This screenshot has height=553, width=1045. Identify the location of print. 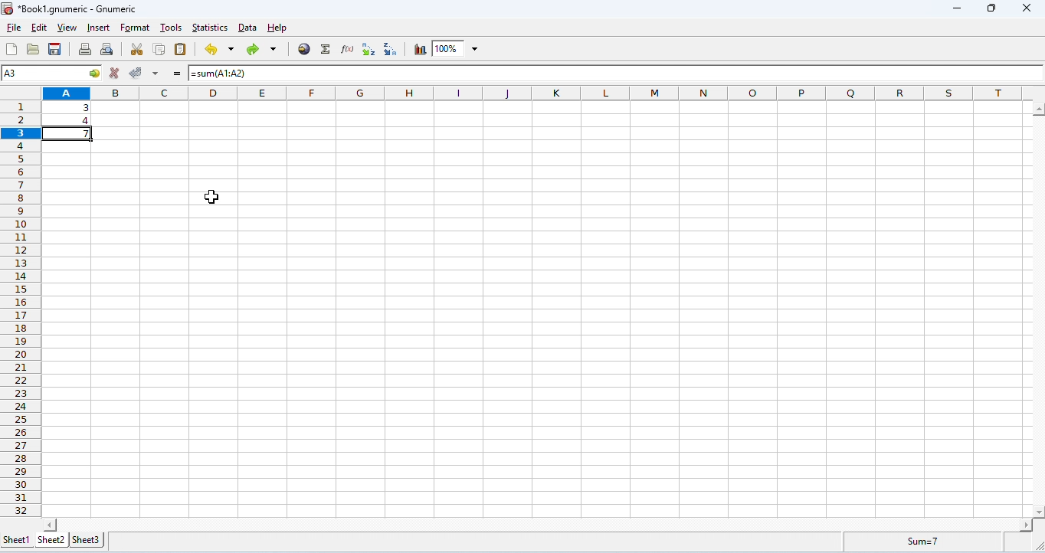
(86, 50).